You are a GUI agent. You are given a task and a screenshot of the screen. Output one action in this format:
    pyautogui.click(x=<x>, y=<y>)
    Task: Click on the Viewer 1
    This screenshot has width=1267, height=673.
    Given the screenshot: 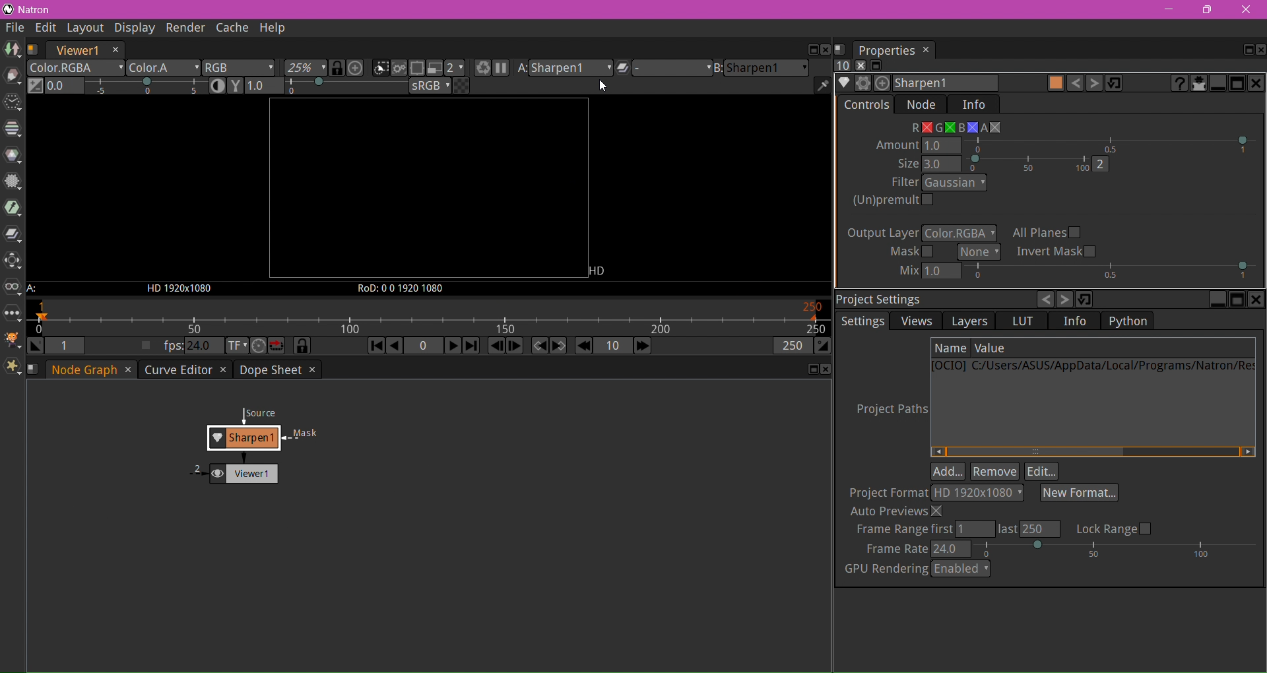 What is the action you would take?
    pyautogui.click(x=231, y=471)
    